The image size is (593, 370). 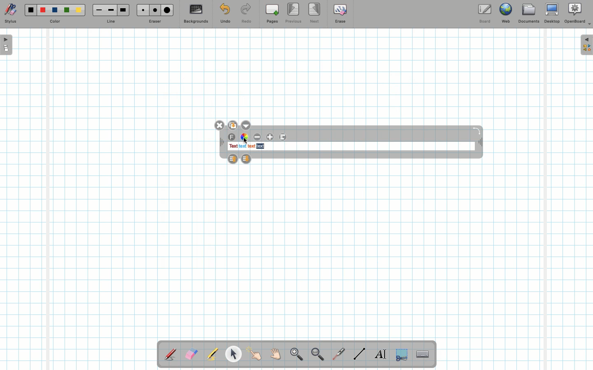 I want to click on Black, so click(x=30, y=10).